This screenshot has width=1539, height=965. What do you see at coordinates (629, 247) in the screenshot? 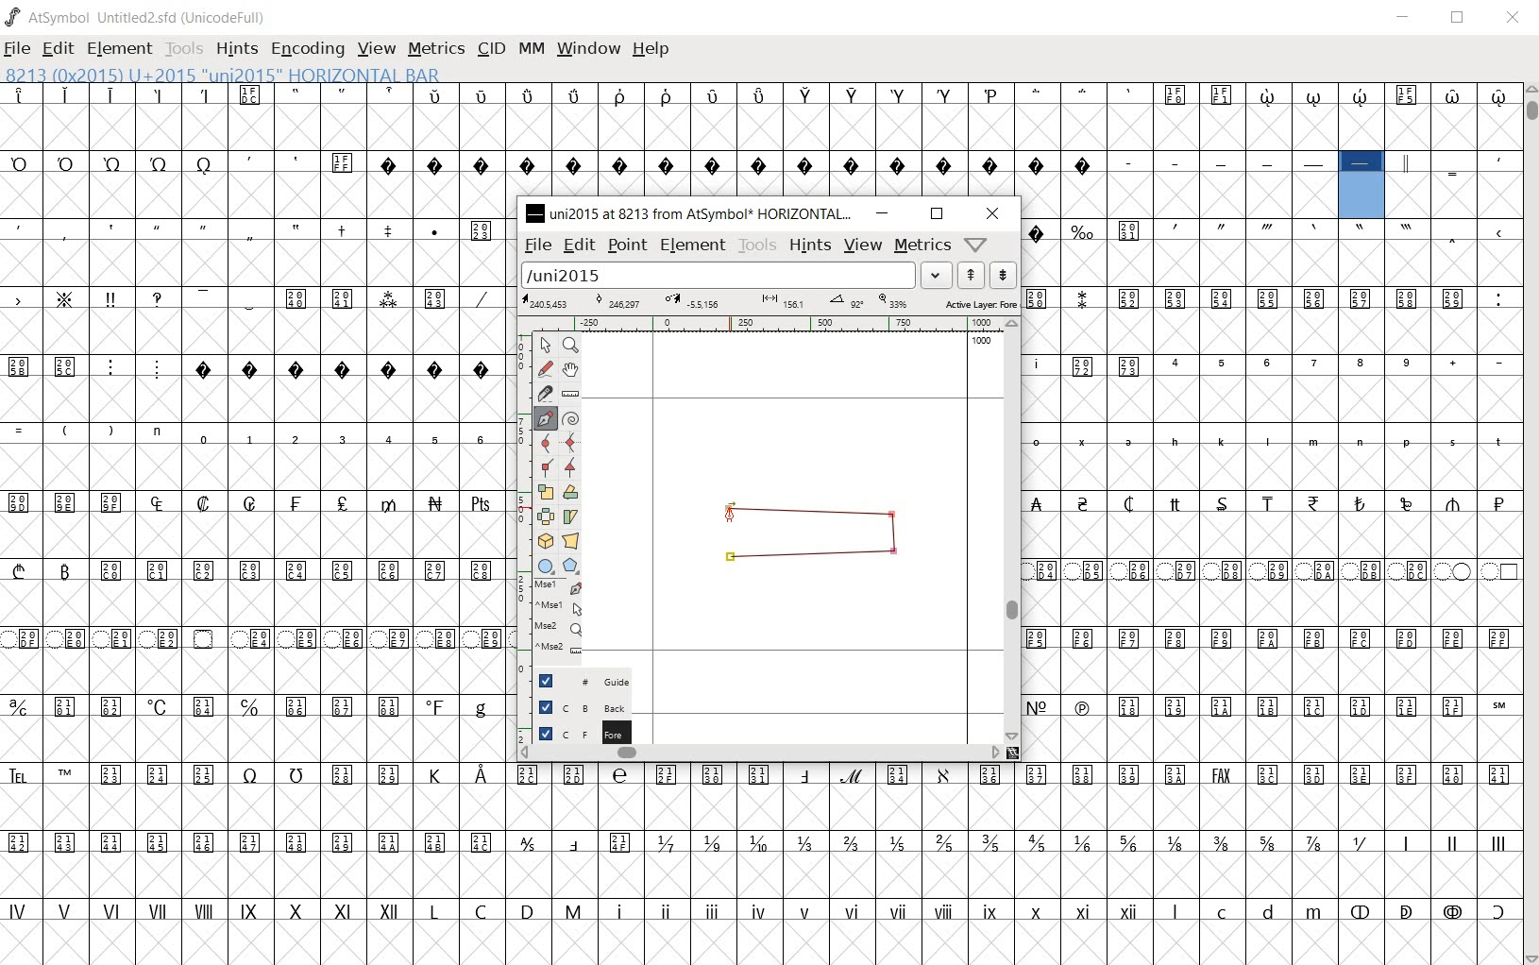
I see `point` at bounding box center [629, 247].